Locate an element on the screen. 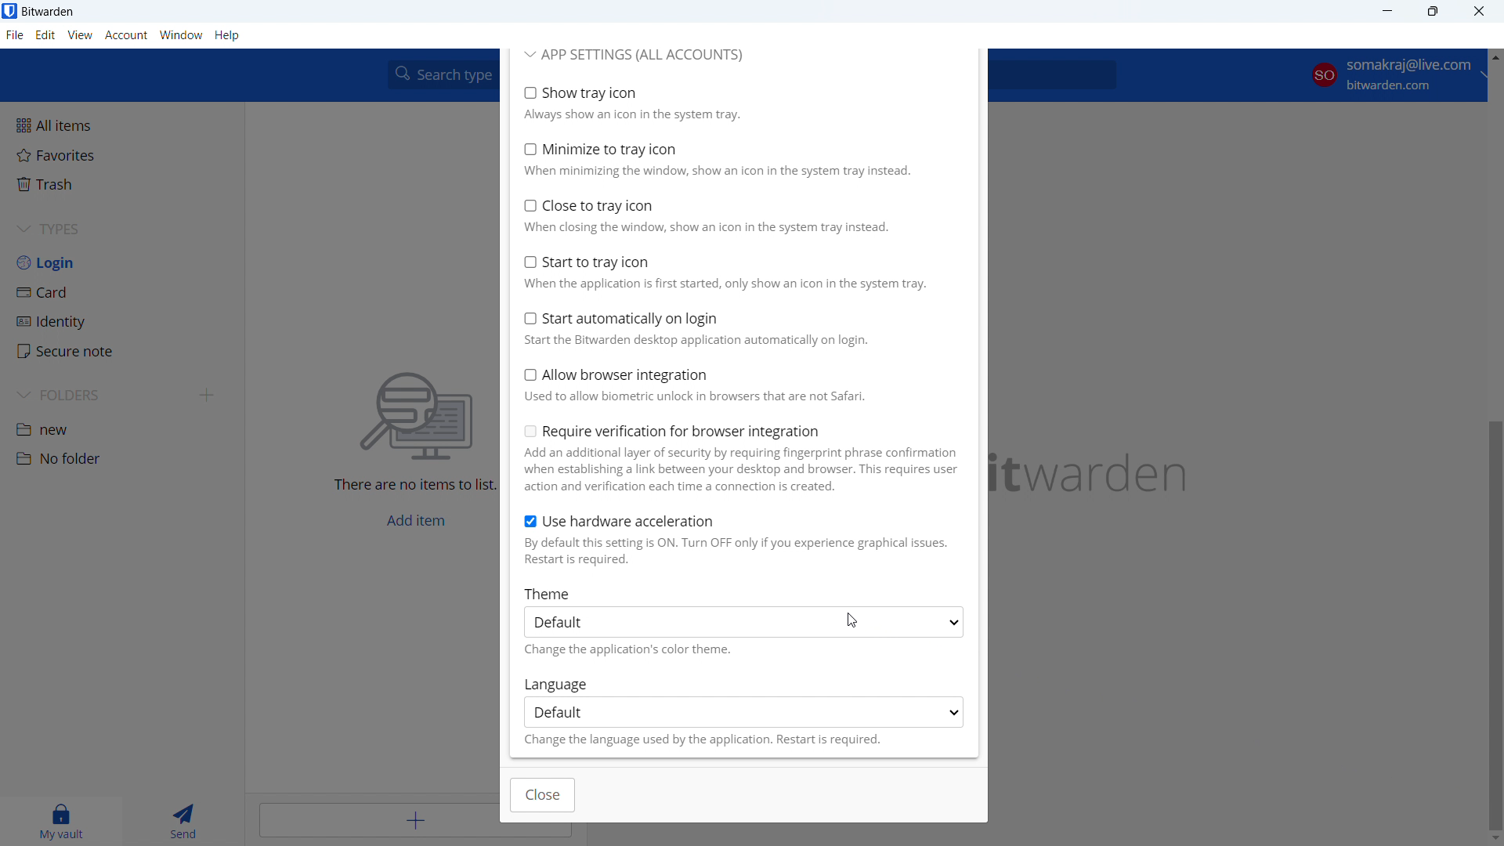  folder 2 is located at coordinates (121, 458).